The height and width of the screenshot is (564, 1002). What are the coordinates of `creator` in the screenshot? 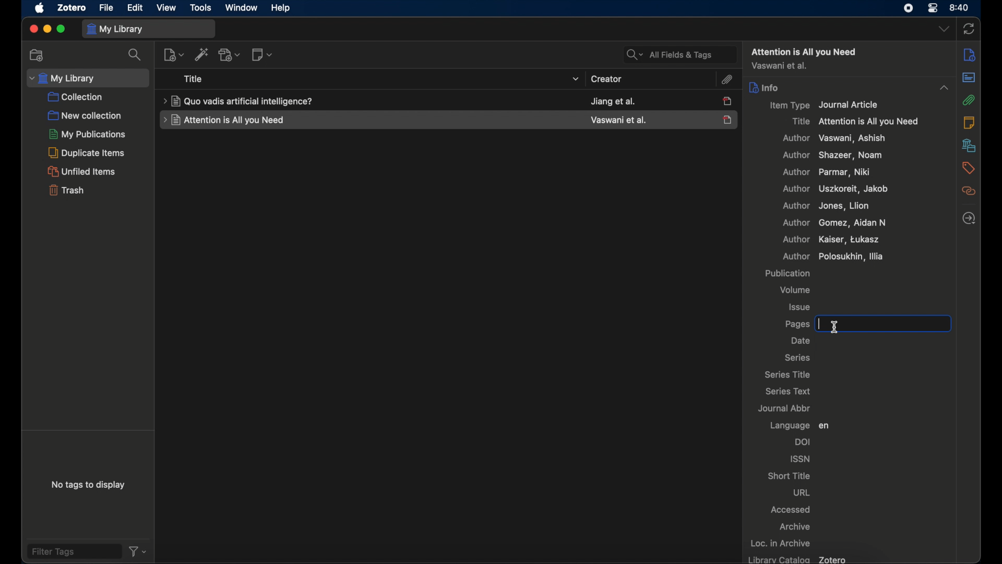 It's located at (606, 79).